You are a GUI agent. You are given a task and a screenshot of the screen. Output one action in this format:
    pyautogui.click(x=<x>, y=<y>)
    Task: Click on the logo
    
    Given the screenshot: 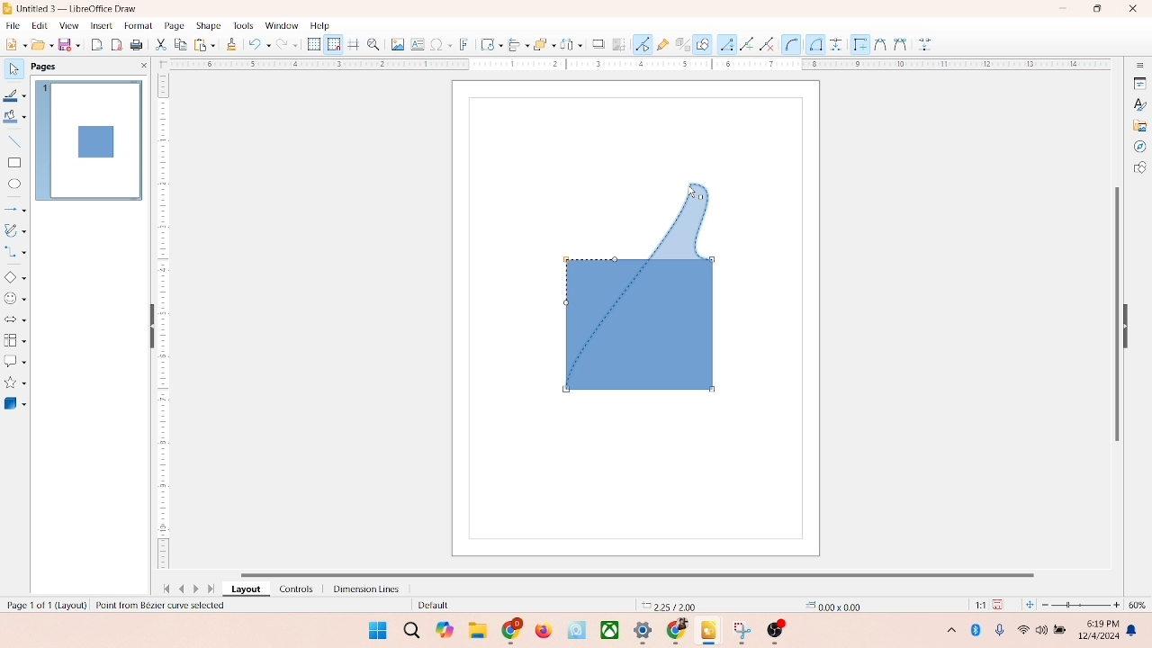 What is the action you would take?
    pyautogui.click(x=8, y=8)
    